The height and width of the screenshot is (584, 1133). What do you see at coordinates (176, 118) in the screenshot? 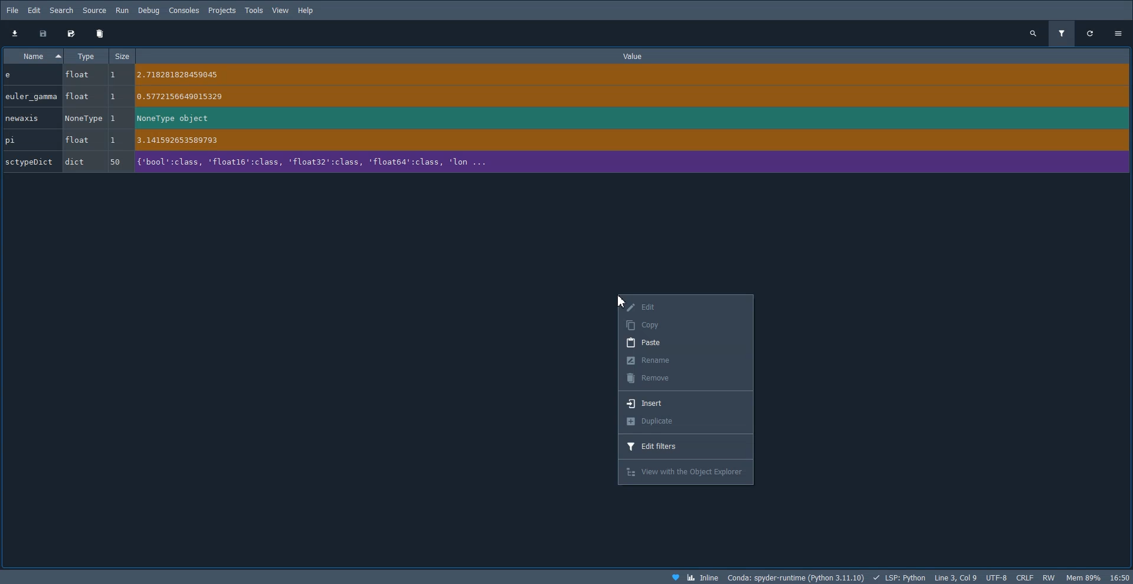
I see `NoneType object` at bounding box center [176, 118].